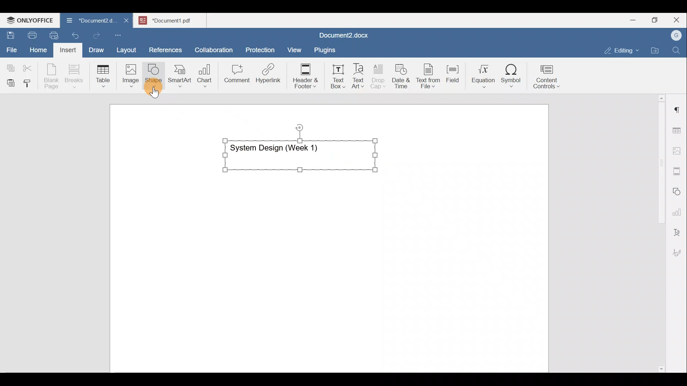  What do you see at coordinates (679, 250) in the screenshot?
I see `Signature settings` at bounding box center [679, 250].